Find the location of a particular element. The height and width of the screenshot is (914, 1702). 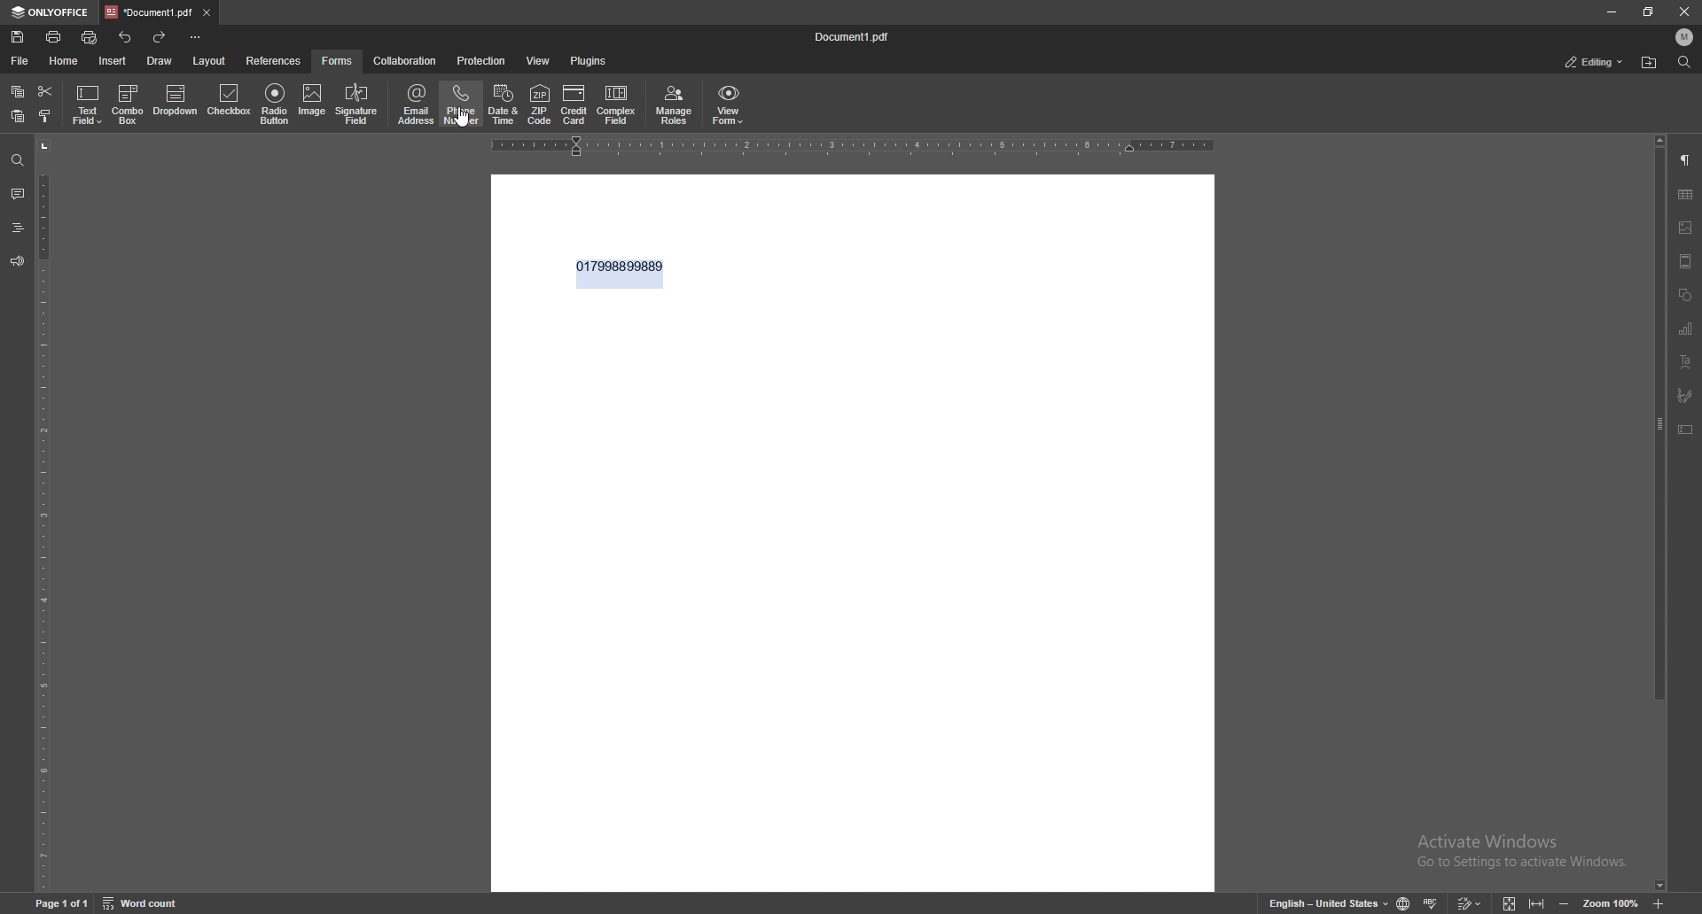

comment is located at coordinates (17, 194).